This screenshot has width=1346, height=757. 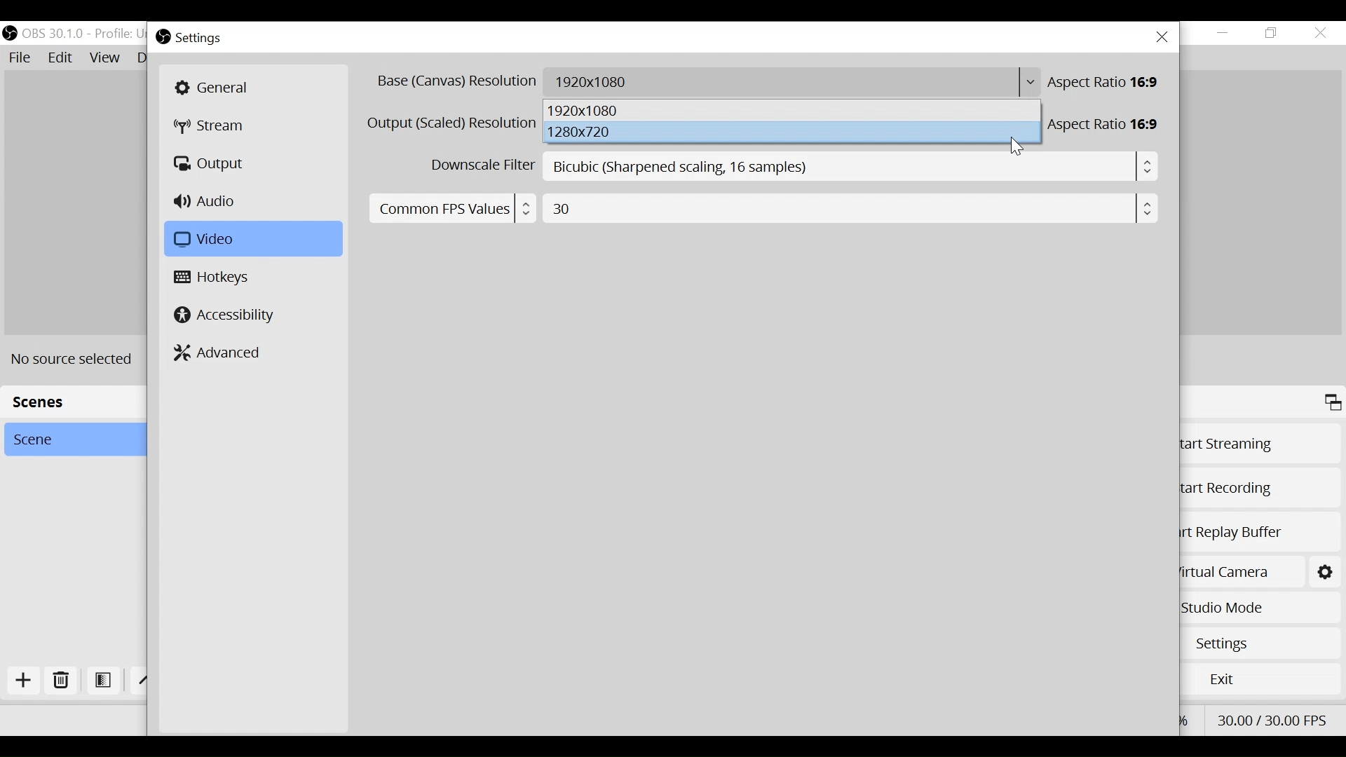 What do you see at coordinates (215, 278) in the screenshot?
I see `Hotkeys` at bounding box center [215, 278].